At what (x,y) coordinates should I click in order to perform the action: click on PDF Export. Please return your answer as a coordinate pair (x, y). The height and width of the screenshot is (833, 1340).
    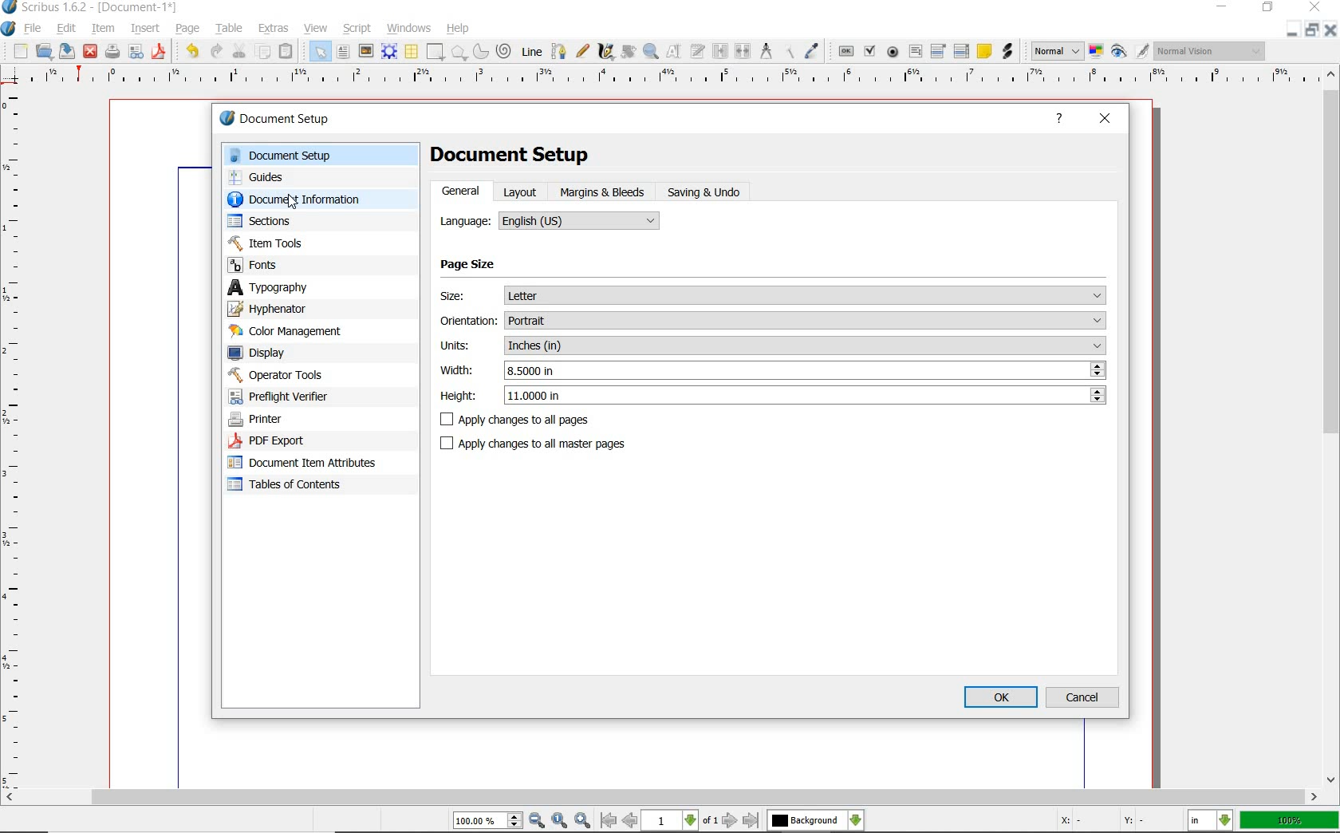
    Looking at the image, I should click on (295, 440).